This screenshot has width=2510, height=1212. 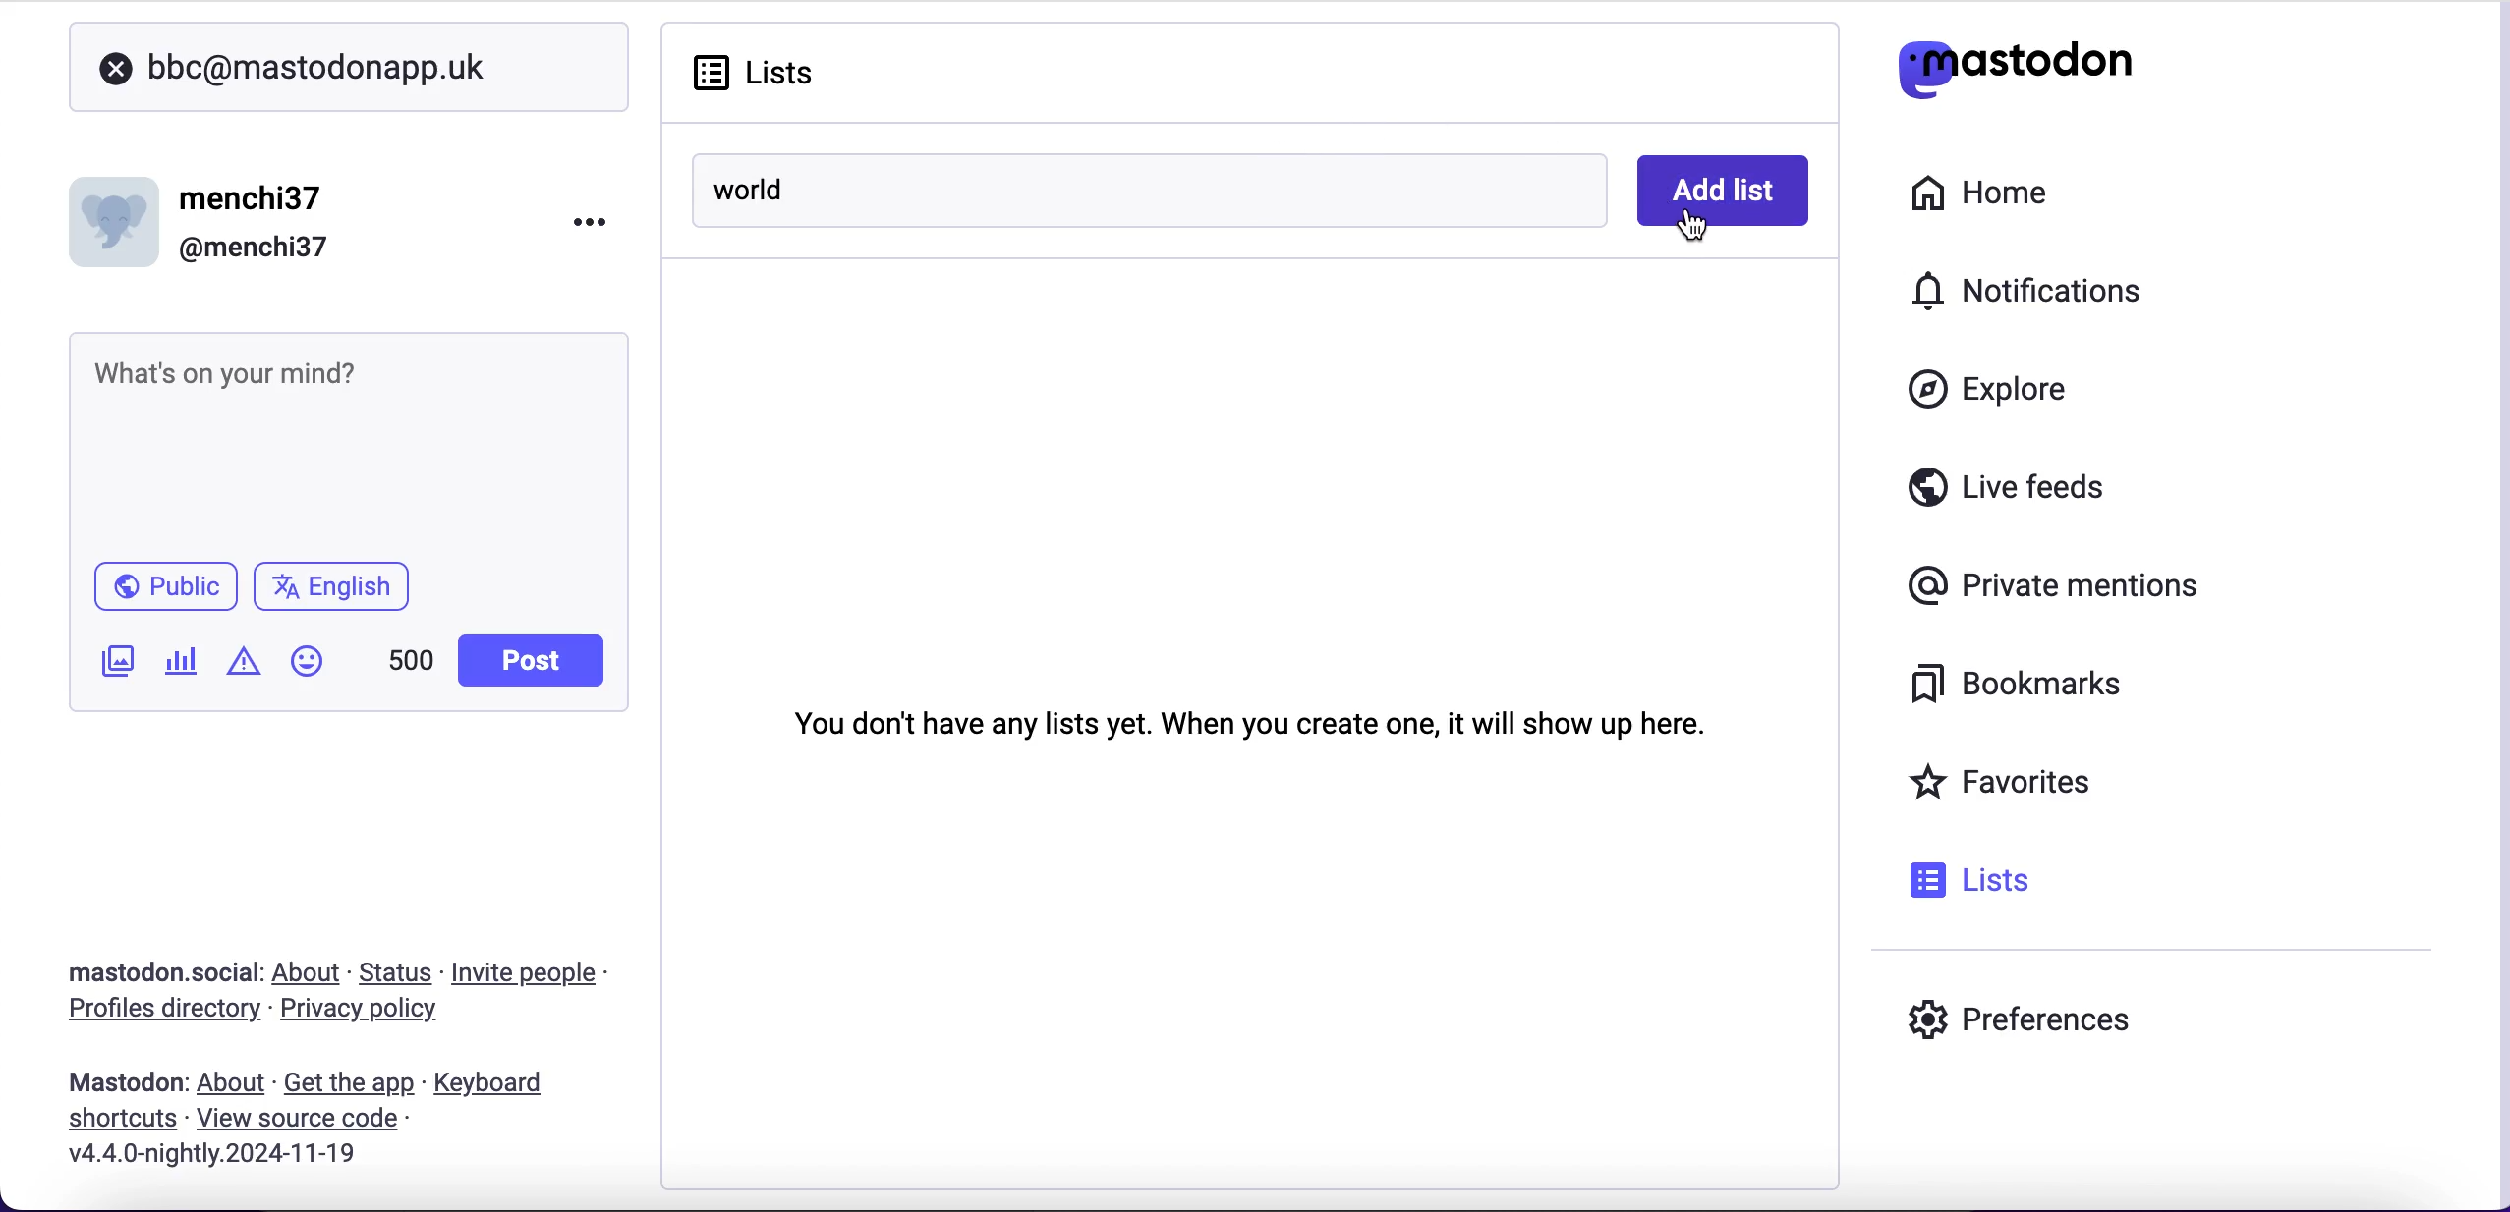 What do you see at coordinates (1700, 227) in the screenshot?
I see `cursor` at bounding box center [1700, 227].